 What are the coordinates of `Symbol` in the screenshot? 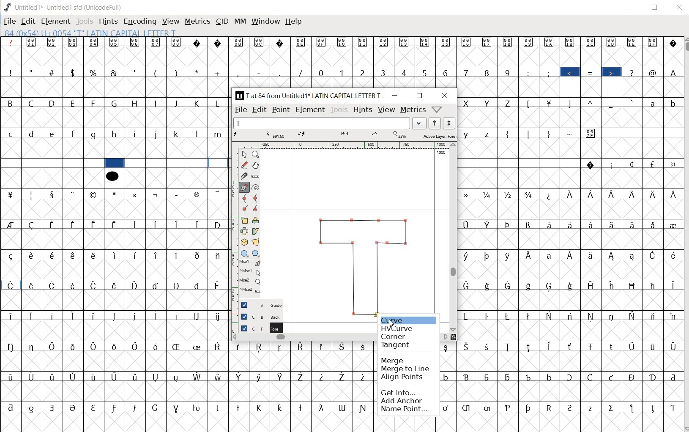 It's located at (489, 377).